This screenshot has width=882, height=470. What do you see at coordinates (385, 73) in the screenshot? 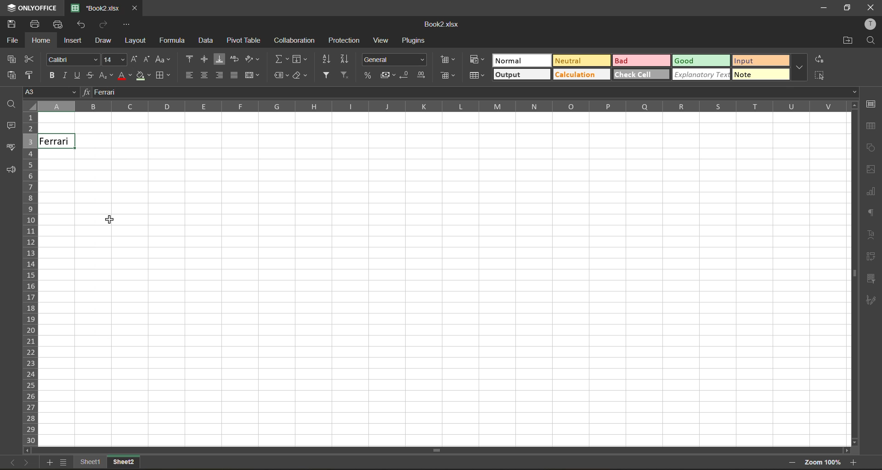
I see `accounting` at bounding box center [385, 73].